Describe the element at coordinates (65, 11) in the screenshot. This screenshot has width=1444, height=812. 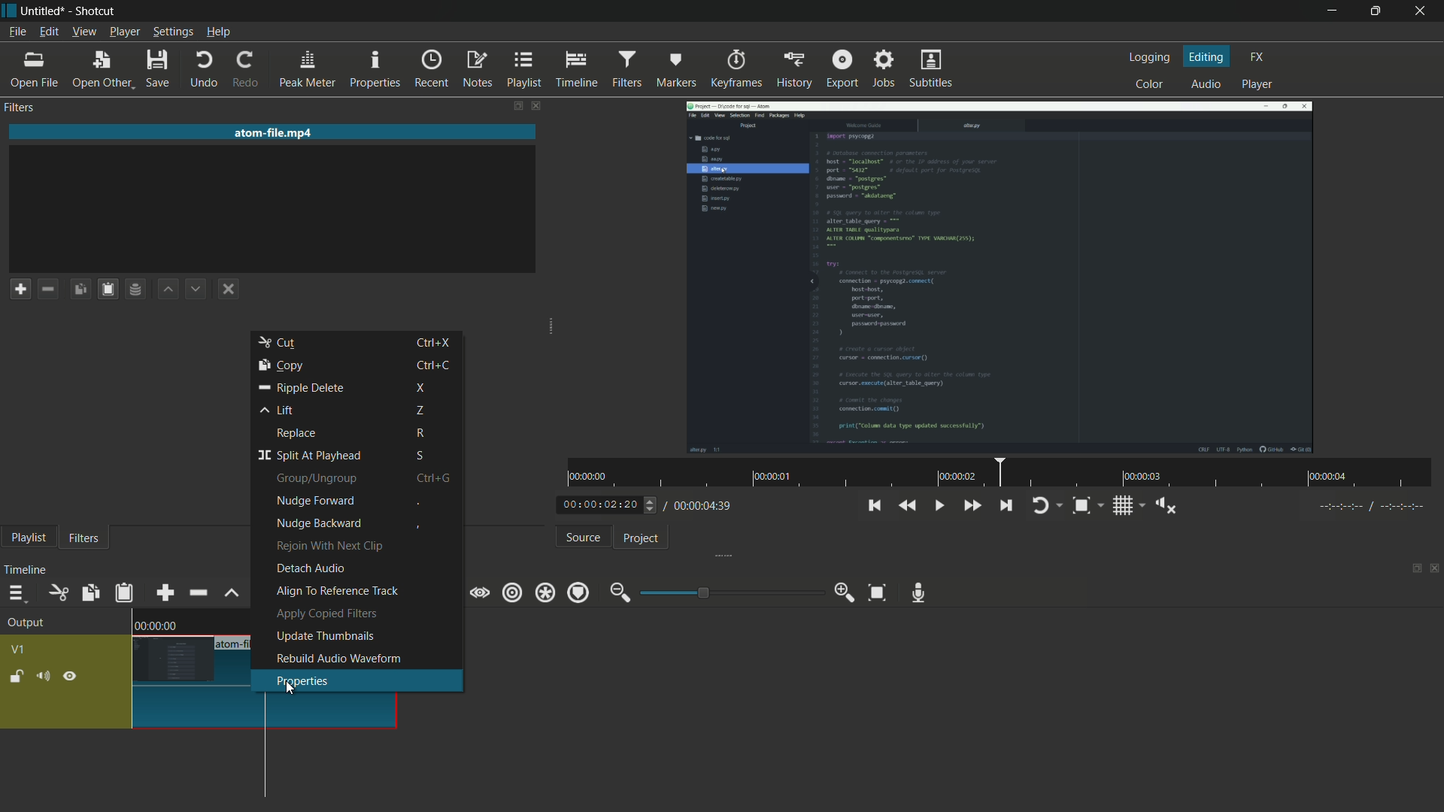
I see `~ Untitled* - Shotcut` at that location.